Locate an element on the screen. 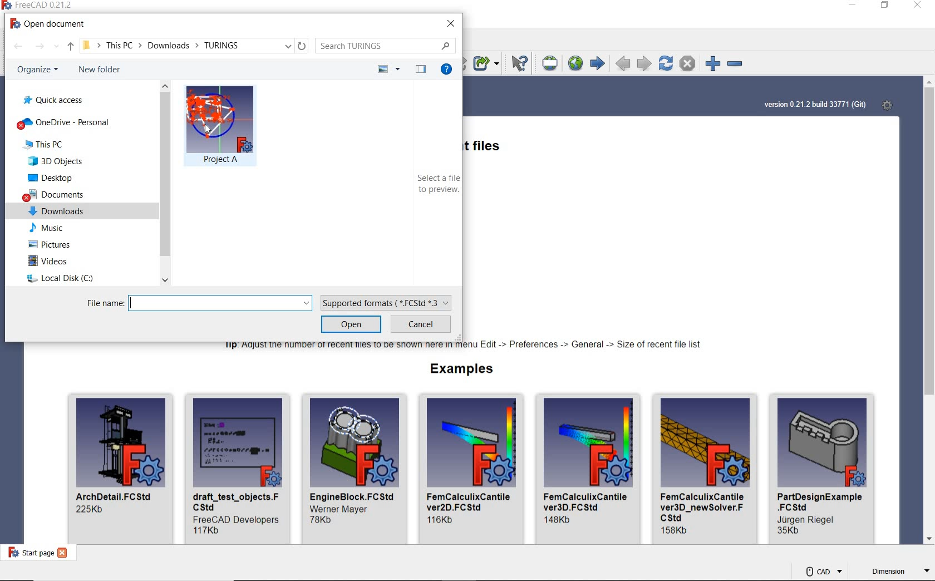 The width and height of the screenshot is (935, 581). CLOSE is located at coordinates (917, 6).